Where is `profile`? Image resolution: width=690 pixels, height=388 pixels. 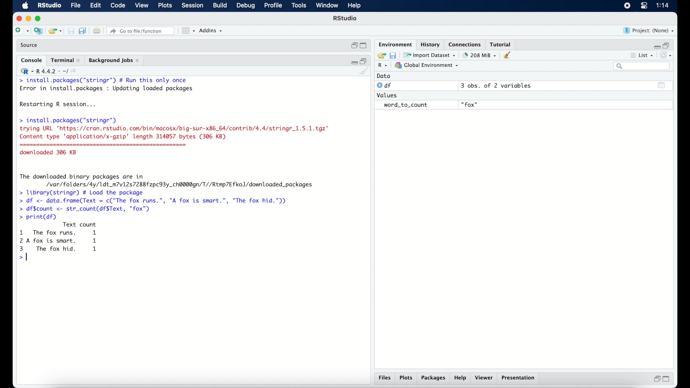
profile is located at coordinates (272, 6).